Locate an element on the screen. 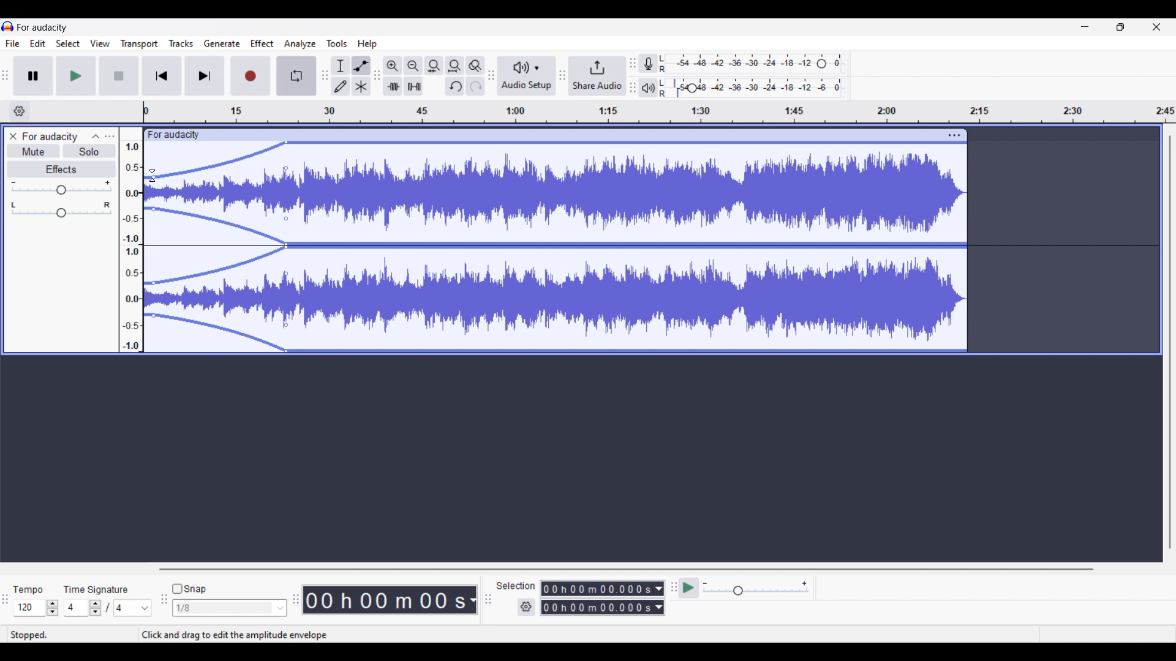 The height and width of the screenshot is (661, 1176). Help is located at coordinates (367, 44).